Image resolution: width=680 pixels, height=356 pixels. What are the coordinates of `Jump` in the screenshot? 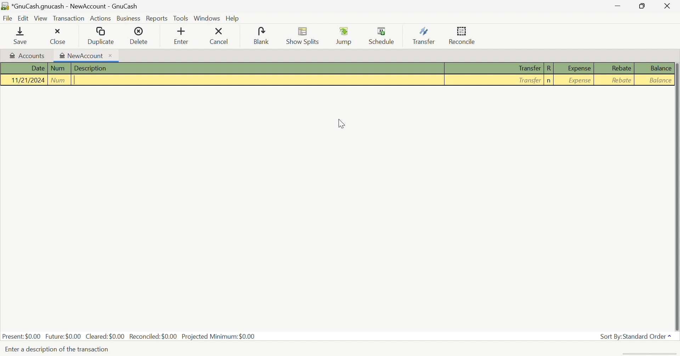 It's located at (345, 36).